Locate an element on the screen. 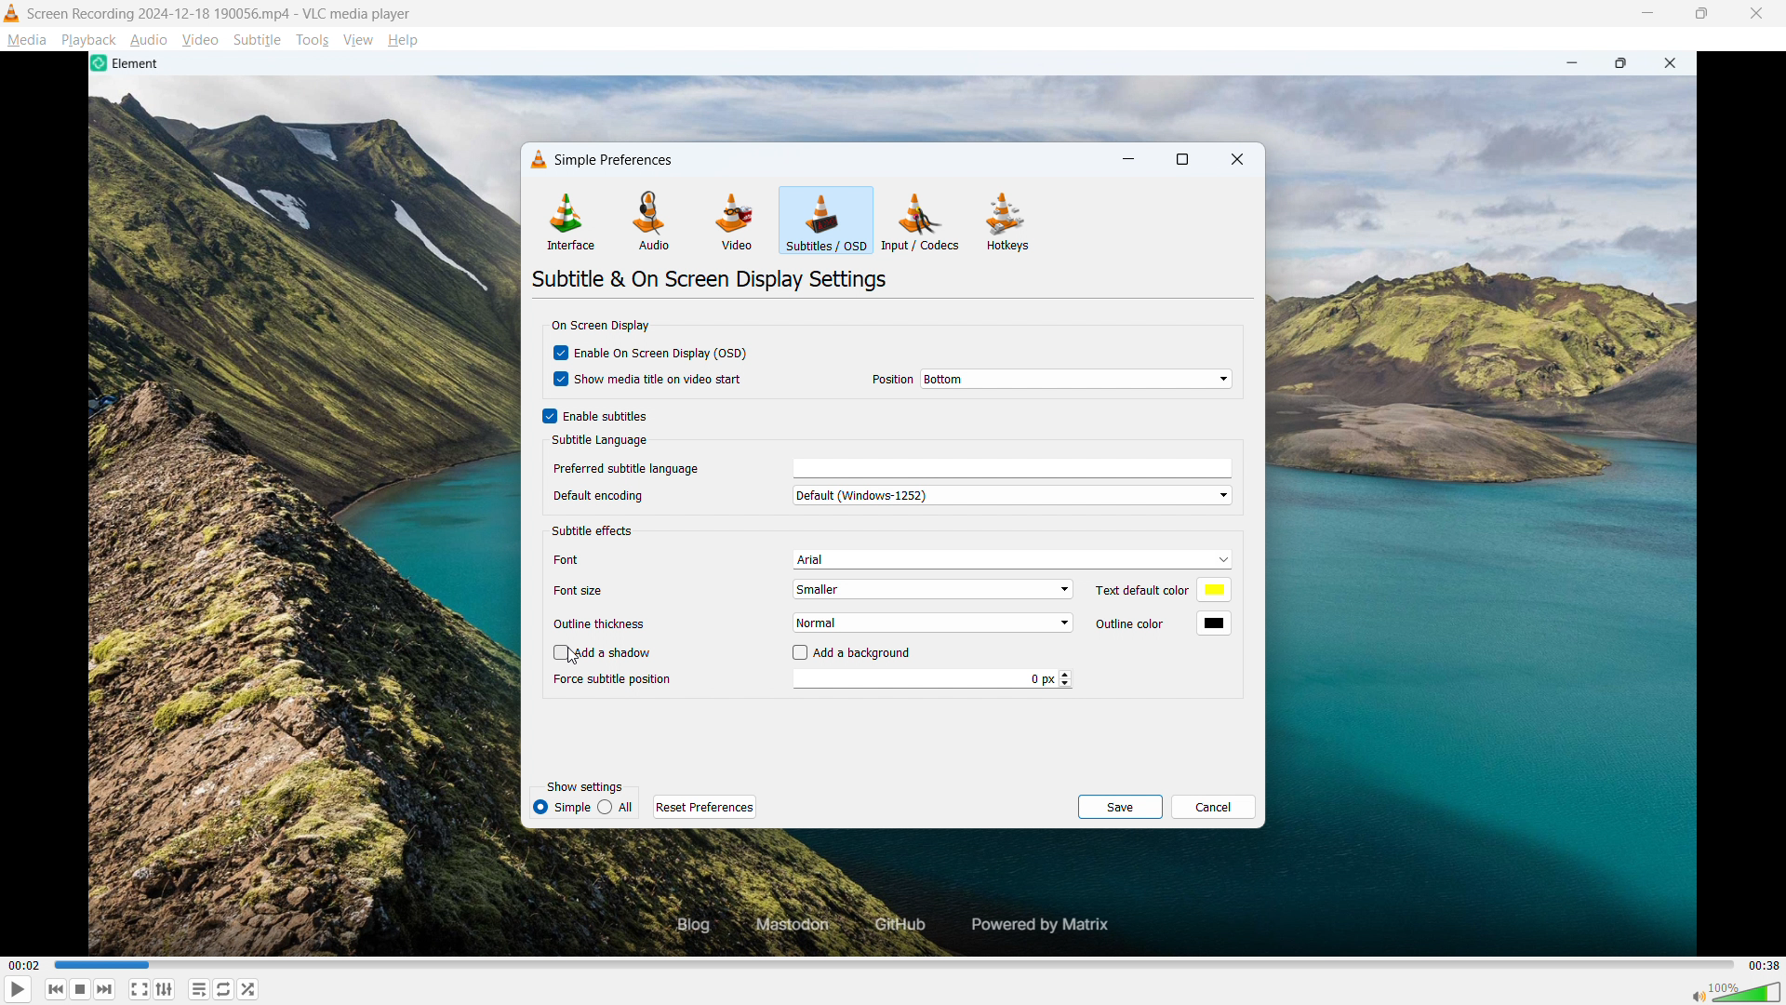 The height and width of the screenshot is (1005, 1786). Audio  is located at coordinates (149, 41).